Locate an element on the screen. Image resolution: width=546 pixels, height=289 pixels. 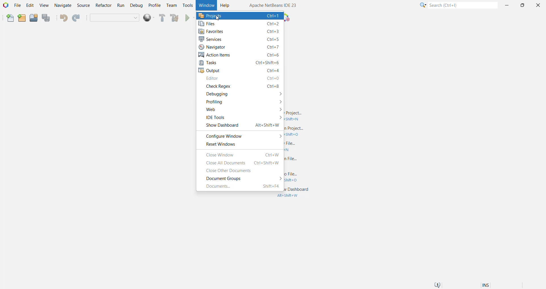
Check Regex is located at coordinates (241, 86).